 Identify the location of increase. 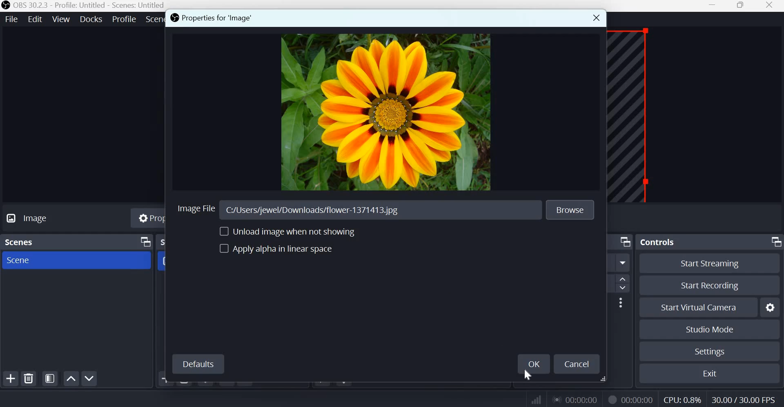
(625, 279).